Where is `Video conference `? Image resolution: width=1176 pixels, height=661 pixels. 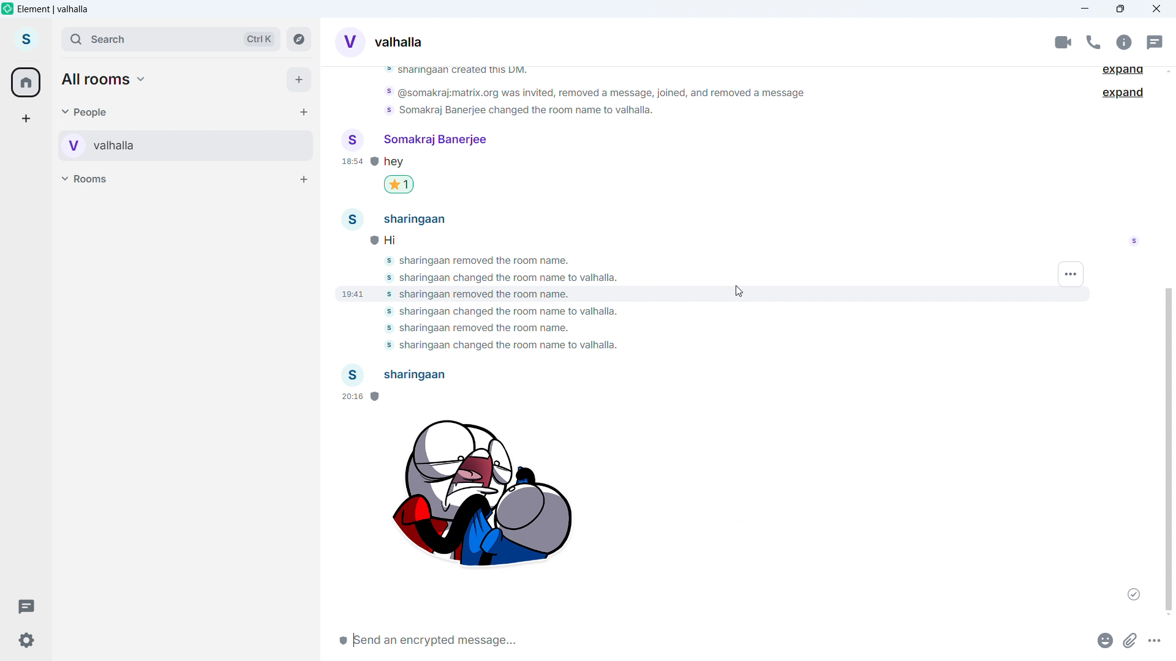 Video conference  is located at coordinates (1063, 42).